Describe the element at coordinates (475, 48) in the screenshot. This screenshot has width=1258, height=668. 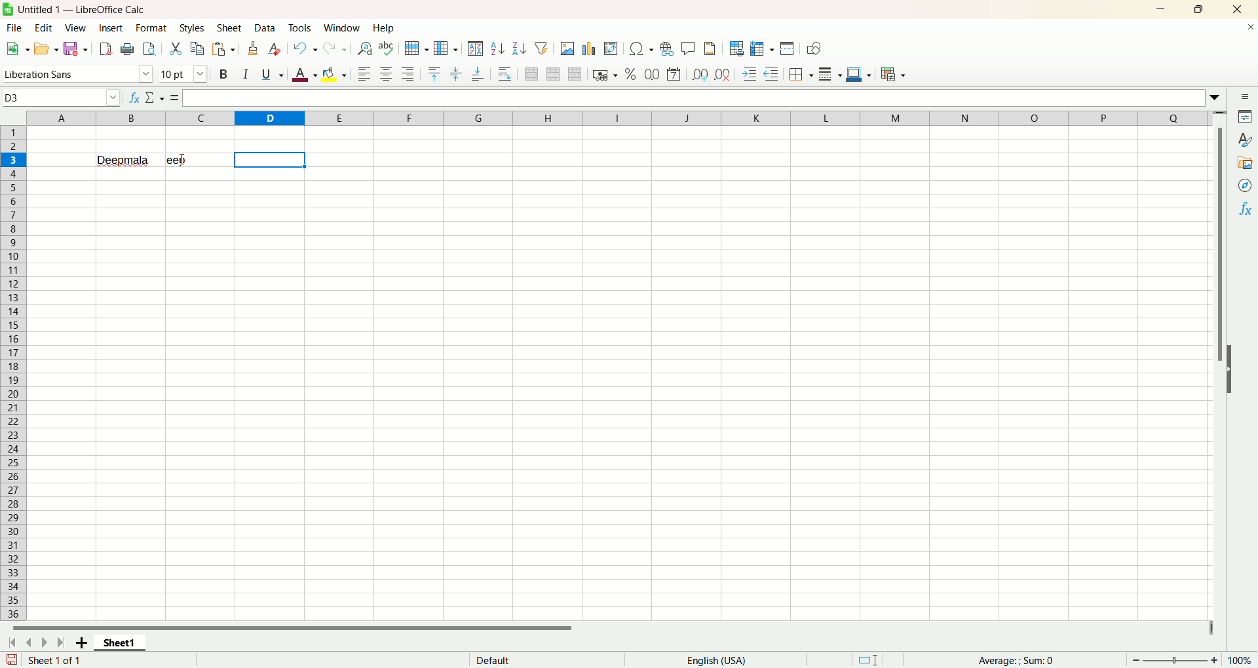
I see `Sort` at that location.